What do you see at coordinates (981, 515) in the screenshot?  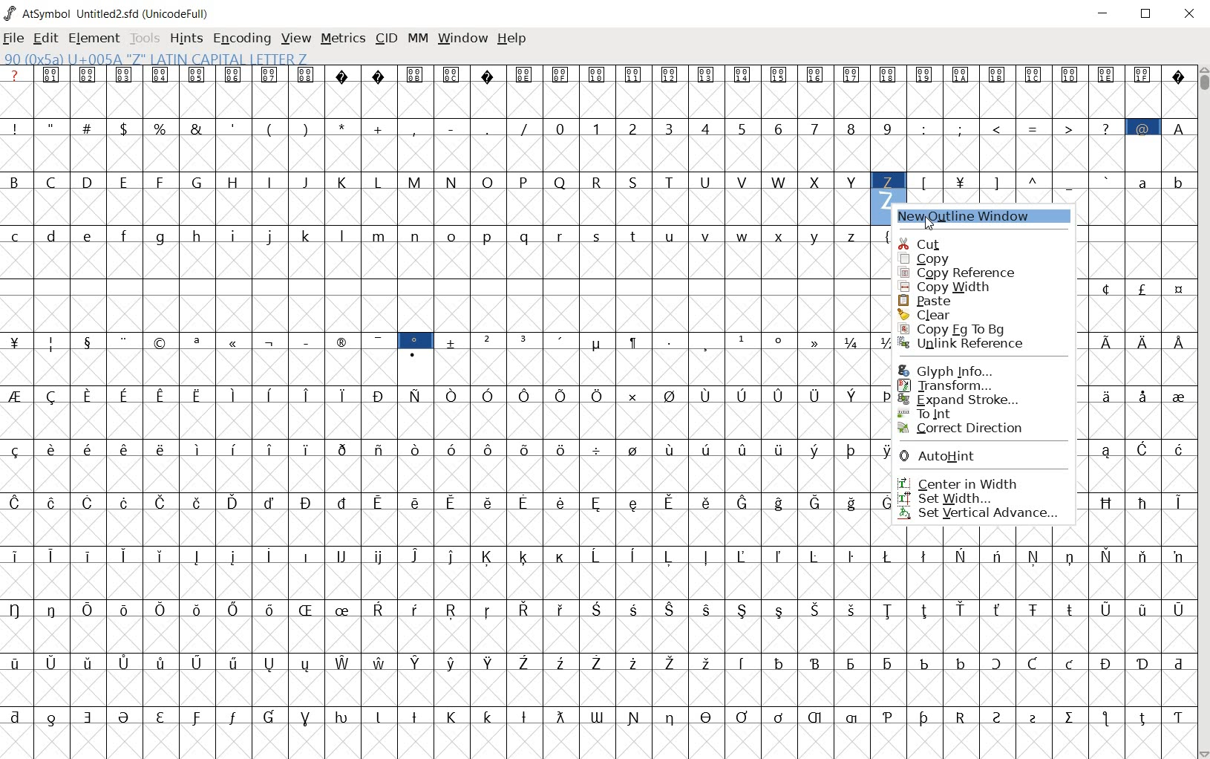 I see `set vertical advance` at bounding box center [981, 515].